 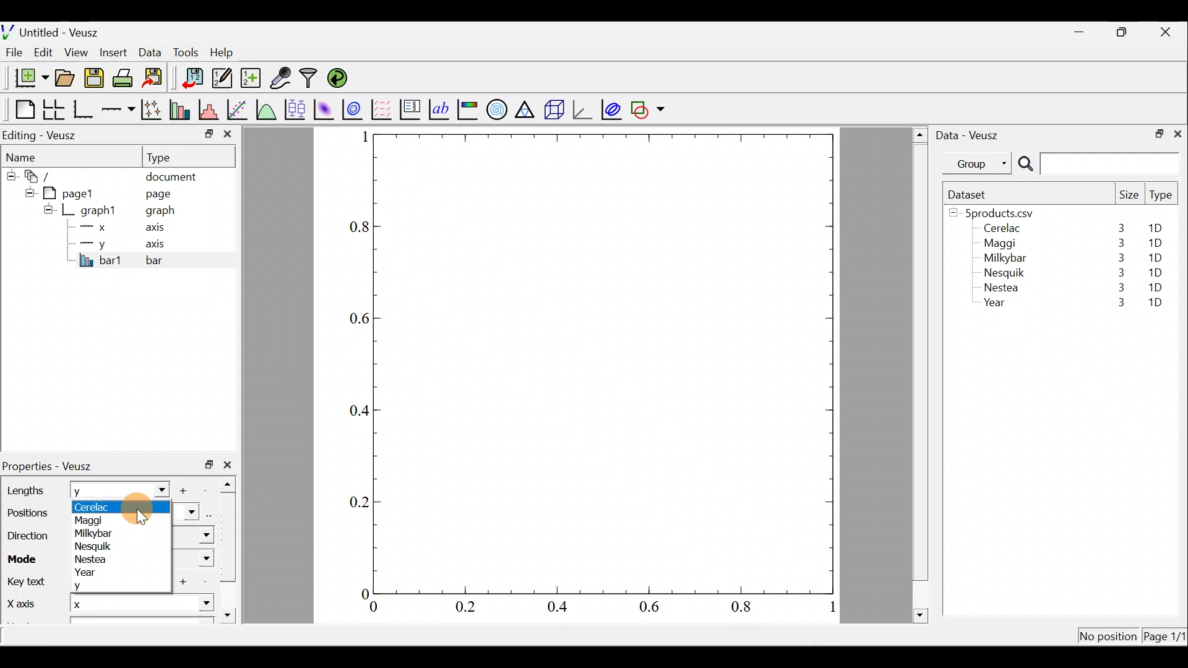 I want to click on x-axis dropdown, so click(x=193, y=609).